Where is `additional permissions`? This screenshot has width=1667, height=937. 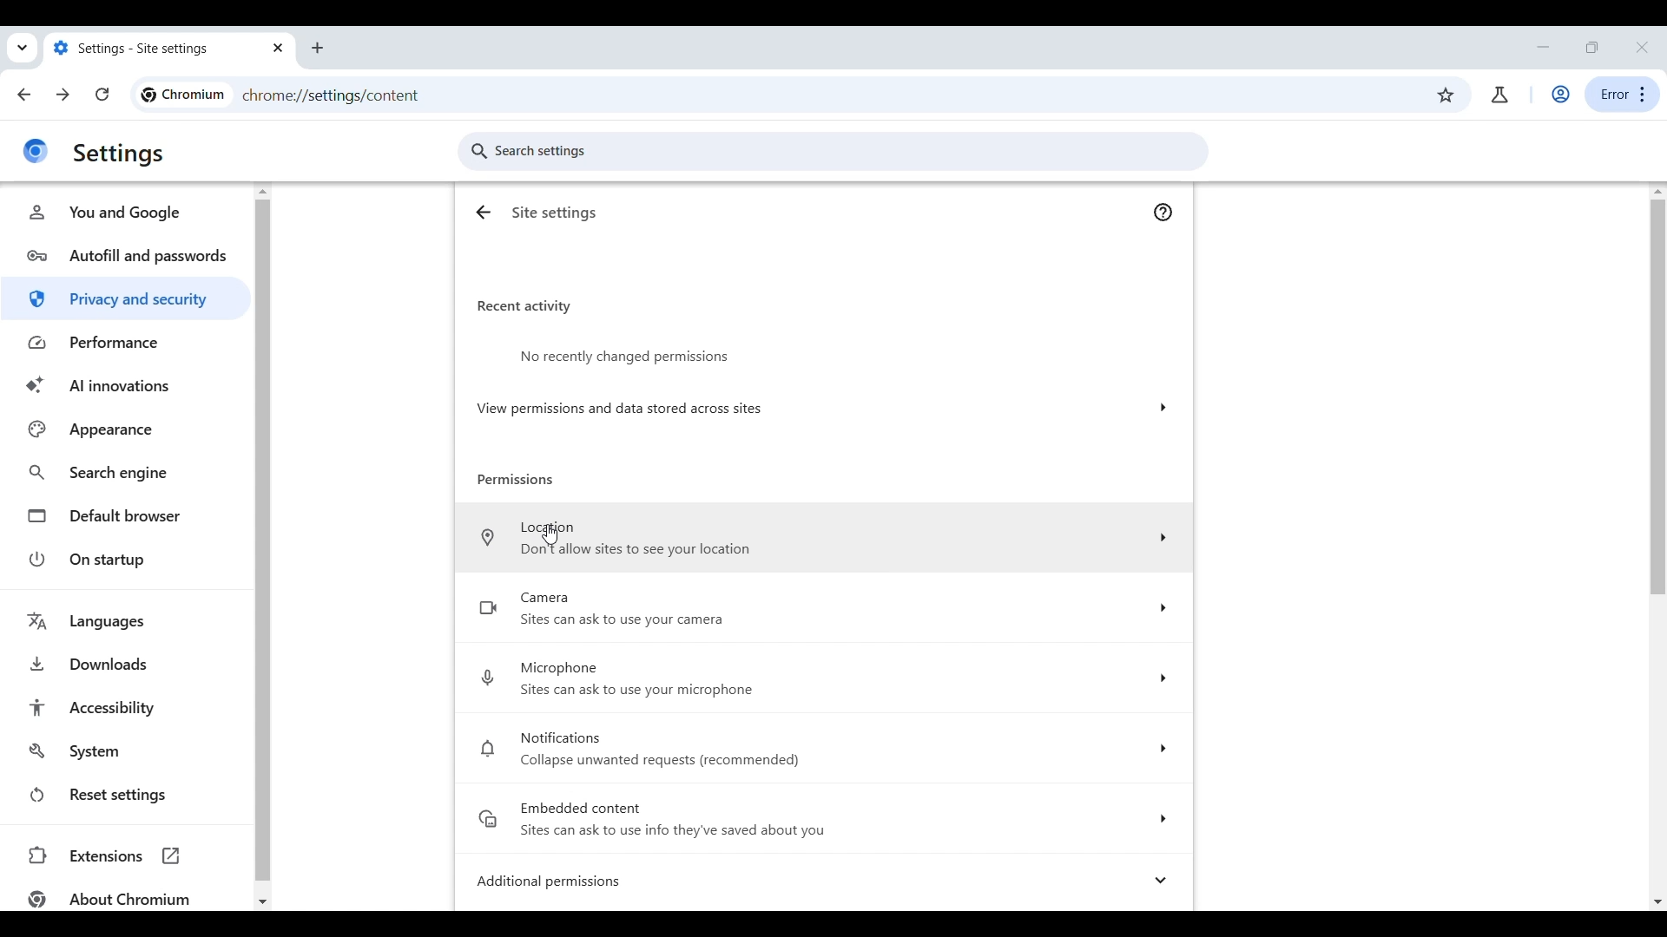 additional permissions is located at coordinates (827, 881).